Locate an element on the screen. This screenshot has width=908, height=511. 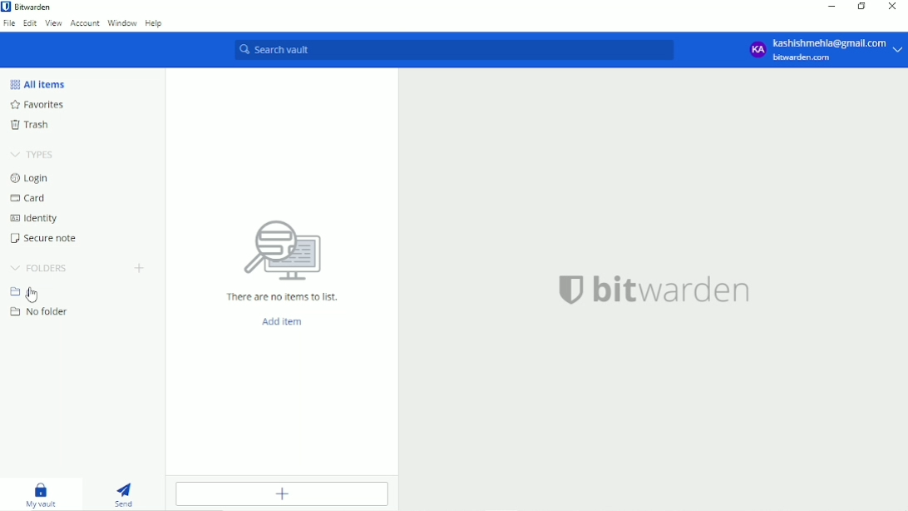
Account is located at coordinates (824, 50).